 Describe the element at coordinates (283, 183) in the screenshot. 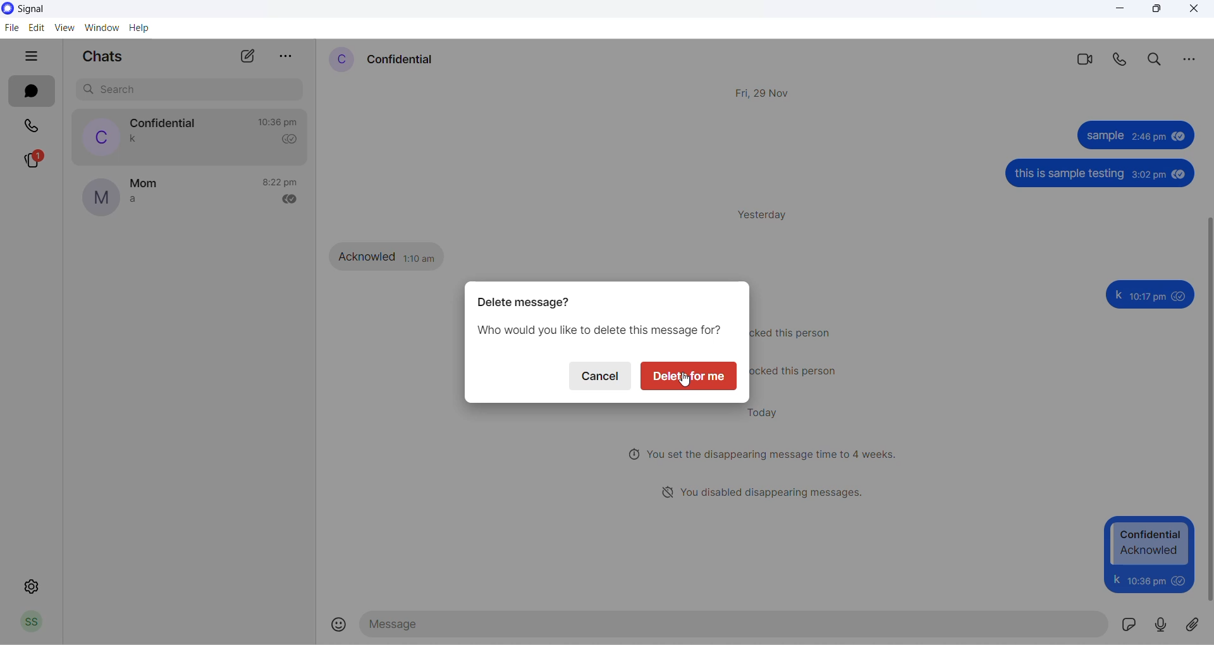

I see `last message time` at that location.